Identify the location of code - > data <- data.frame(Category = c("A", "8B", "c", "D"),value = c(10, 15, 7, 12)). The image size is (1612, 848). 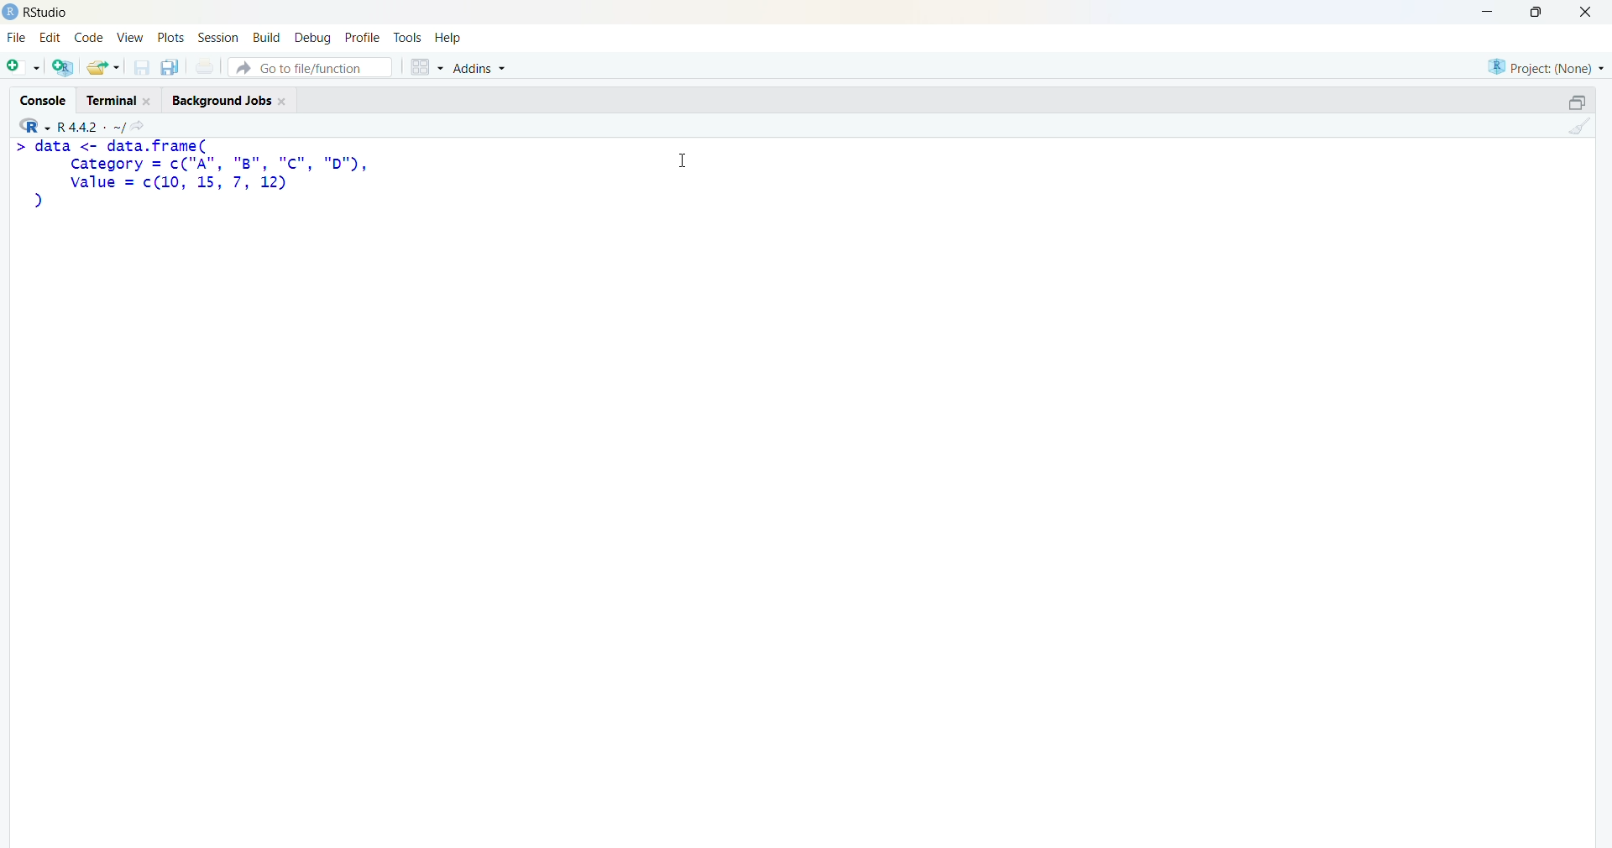
(208, 175).